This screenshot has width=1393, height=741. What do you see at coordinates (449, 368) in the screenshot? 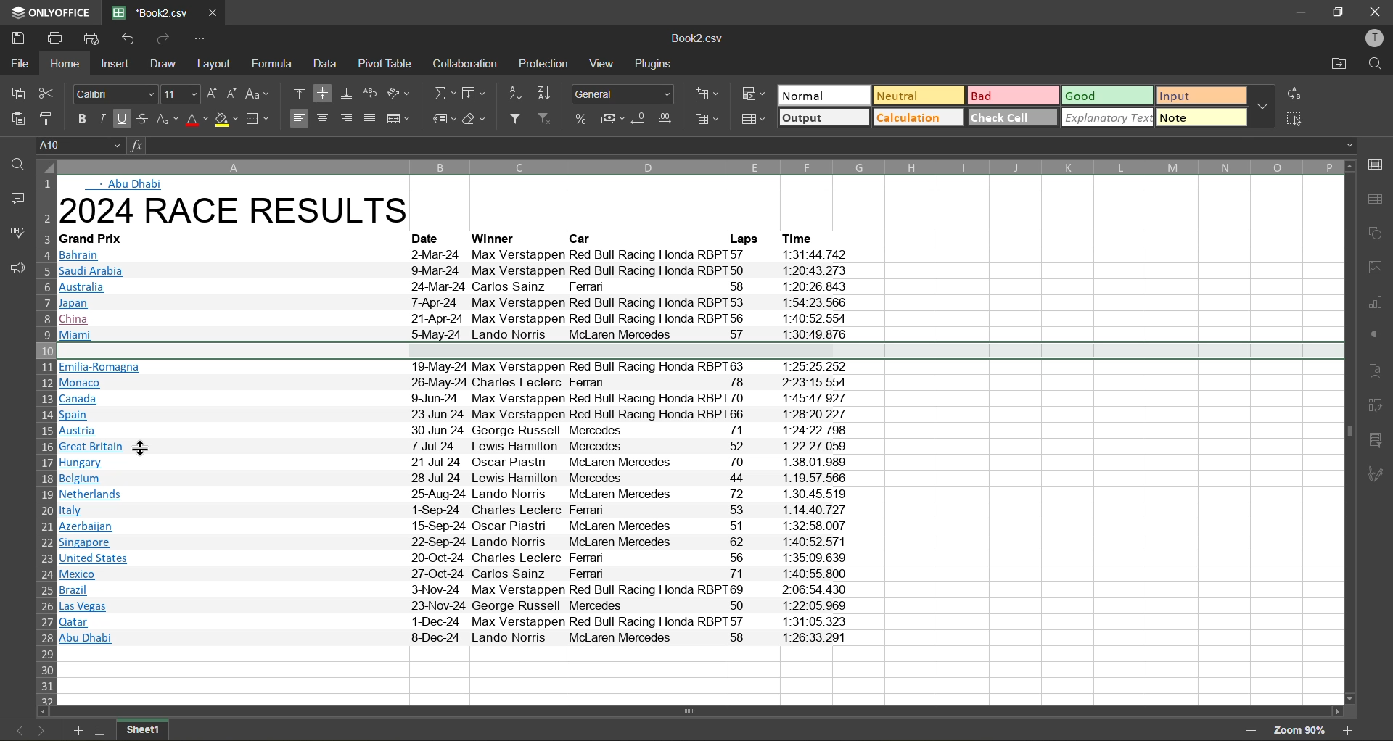
I see `Emilia-Romagna 19-May-24 Max Verstappen Red Bull Racing Honda RBPT63 1:25:25.252` at bounding box center [449, 368].